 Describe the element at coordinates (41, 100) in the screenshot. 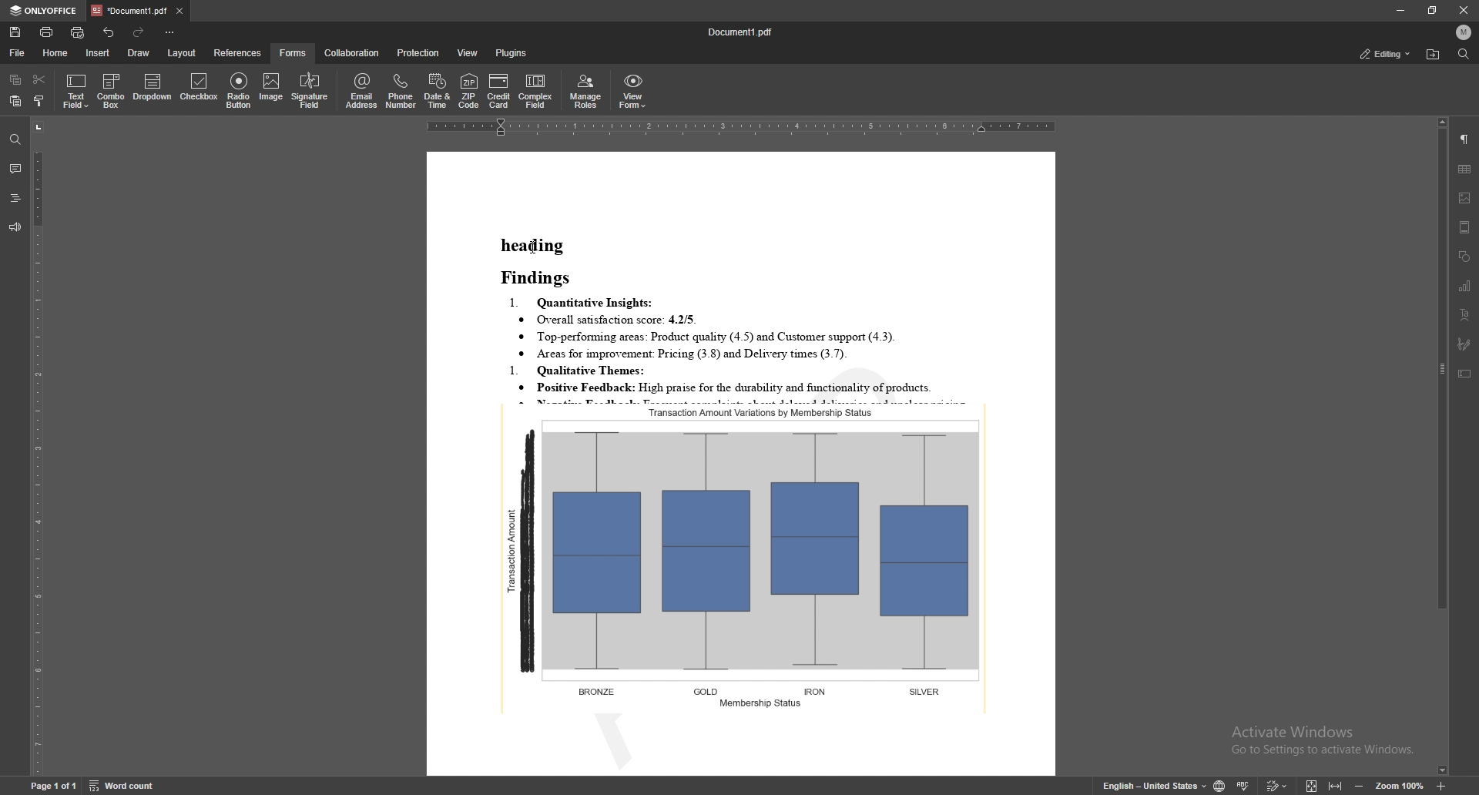

I see `copy style` at that location.